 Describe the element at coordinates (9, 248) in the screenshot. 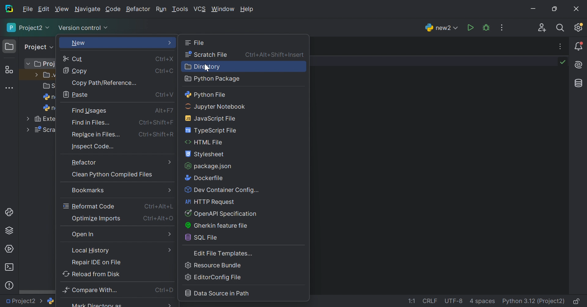

I see `Services` at that location.